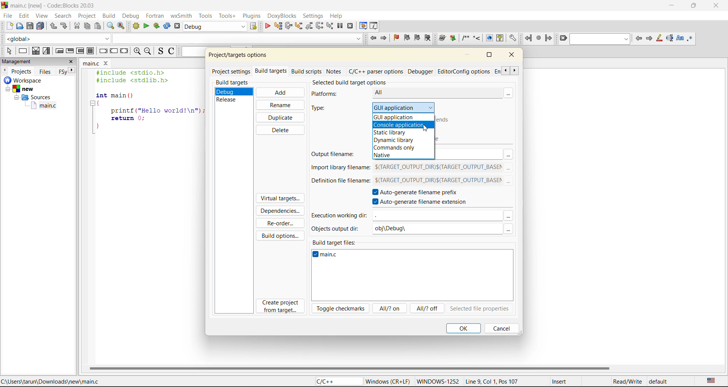 Image resolution: width=728 pixels, height=387 pixels. Describe the element at coordinates (47, 51) in the screenshot. I see `selection` at that location.